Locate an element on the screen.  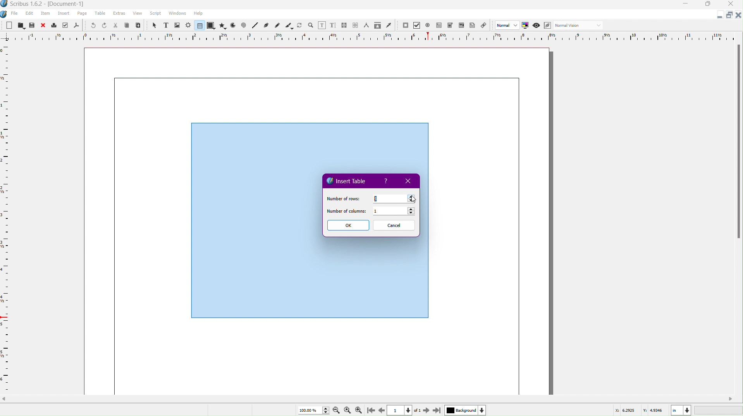
Unlink Text Frames is located at coordinates (356, 25).